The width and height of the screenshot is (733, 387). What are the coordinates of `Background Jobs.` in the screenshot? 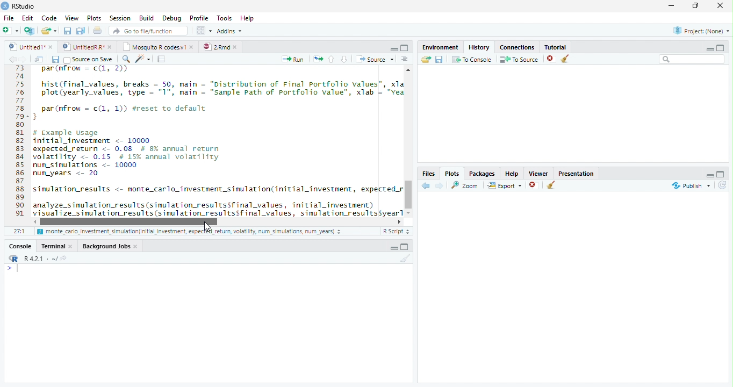 It's located at (111, 246).